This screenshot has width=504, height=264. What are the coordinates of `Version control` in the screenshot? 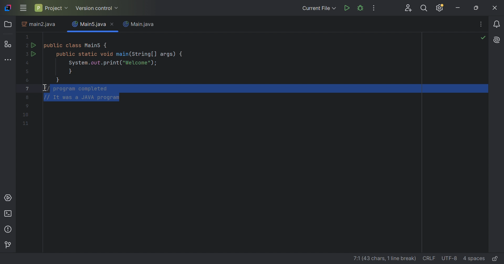 It's located at (8, 244).